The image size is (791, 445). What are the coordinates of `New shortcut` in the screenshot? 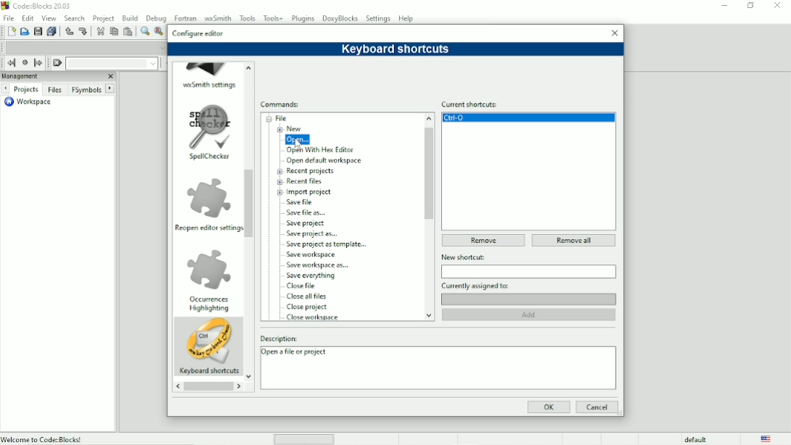 It's located at (529, 257).